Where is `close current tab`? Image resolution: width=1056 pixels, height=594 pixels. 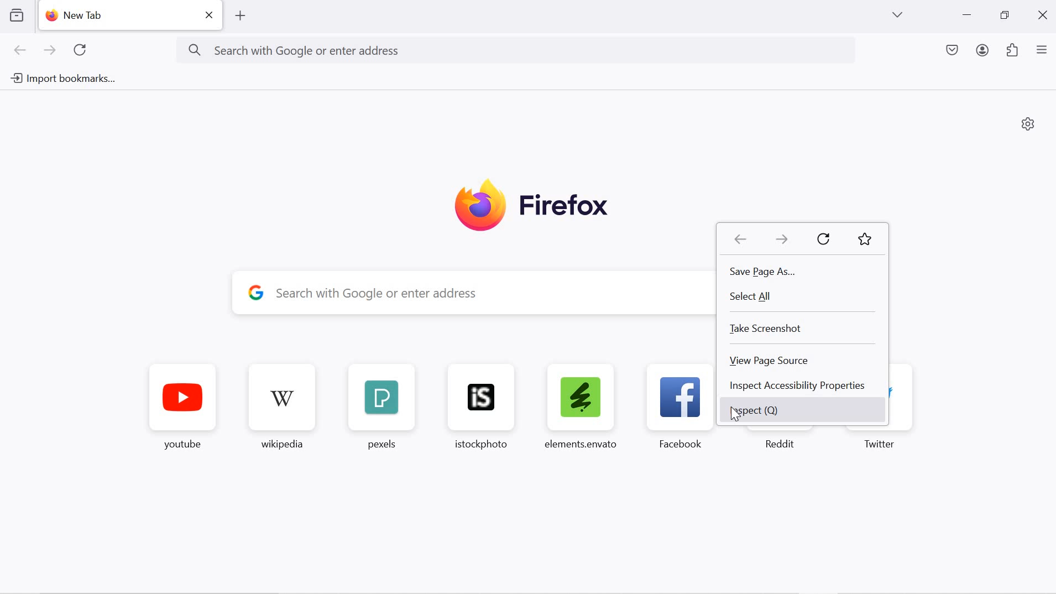 close current tab is located at coordinates (208, 15).